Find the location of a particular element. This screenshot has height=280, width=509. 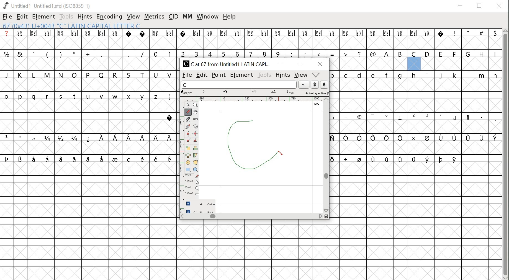

ruler is located at coordinates (254, 98).